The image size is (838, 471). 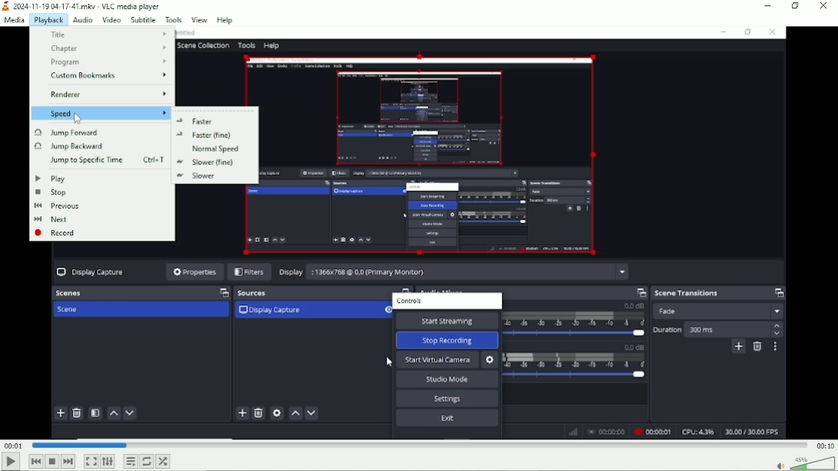 I want to click on previous, so click(x=98, y=206).